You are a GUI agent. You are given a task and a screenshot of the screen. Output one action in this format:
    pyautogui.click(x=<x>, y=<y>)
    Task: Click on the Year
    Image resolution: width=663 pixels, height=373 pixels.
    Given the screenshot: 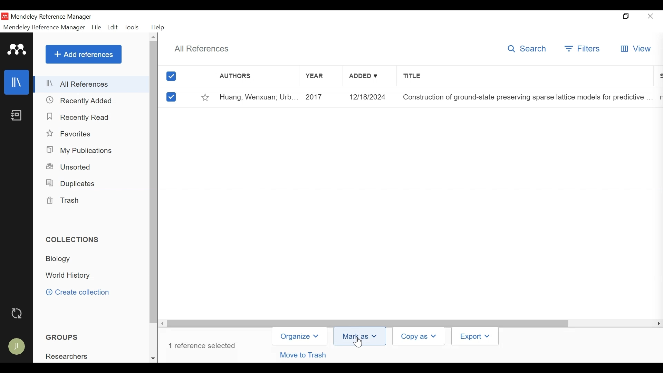 What is the action you would take?
    pyautogui.click(x=320, y=77)
    